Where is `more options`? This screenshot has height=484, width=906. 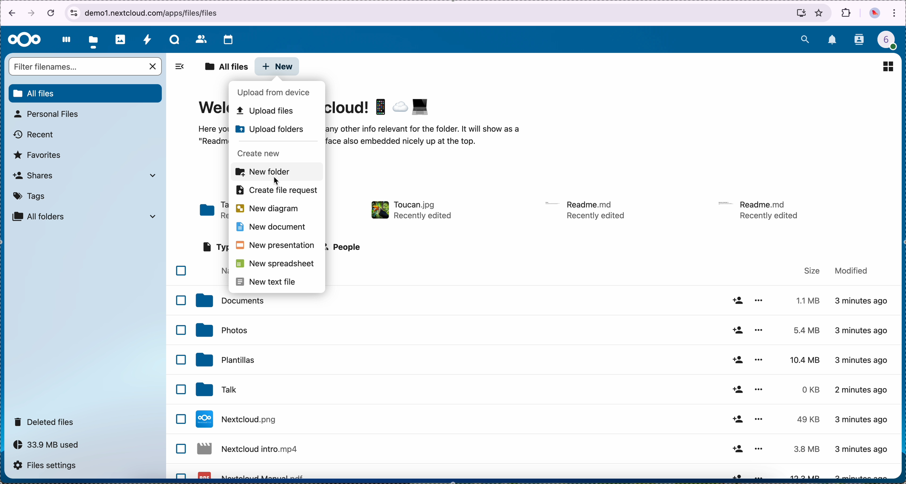
more options is located at coordinates (759, 329).